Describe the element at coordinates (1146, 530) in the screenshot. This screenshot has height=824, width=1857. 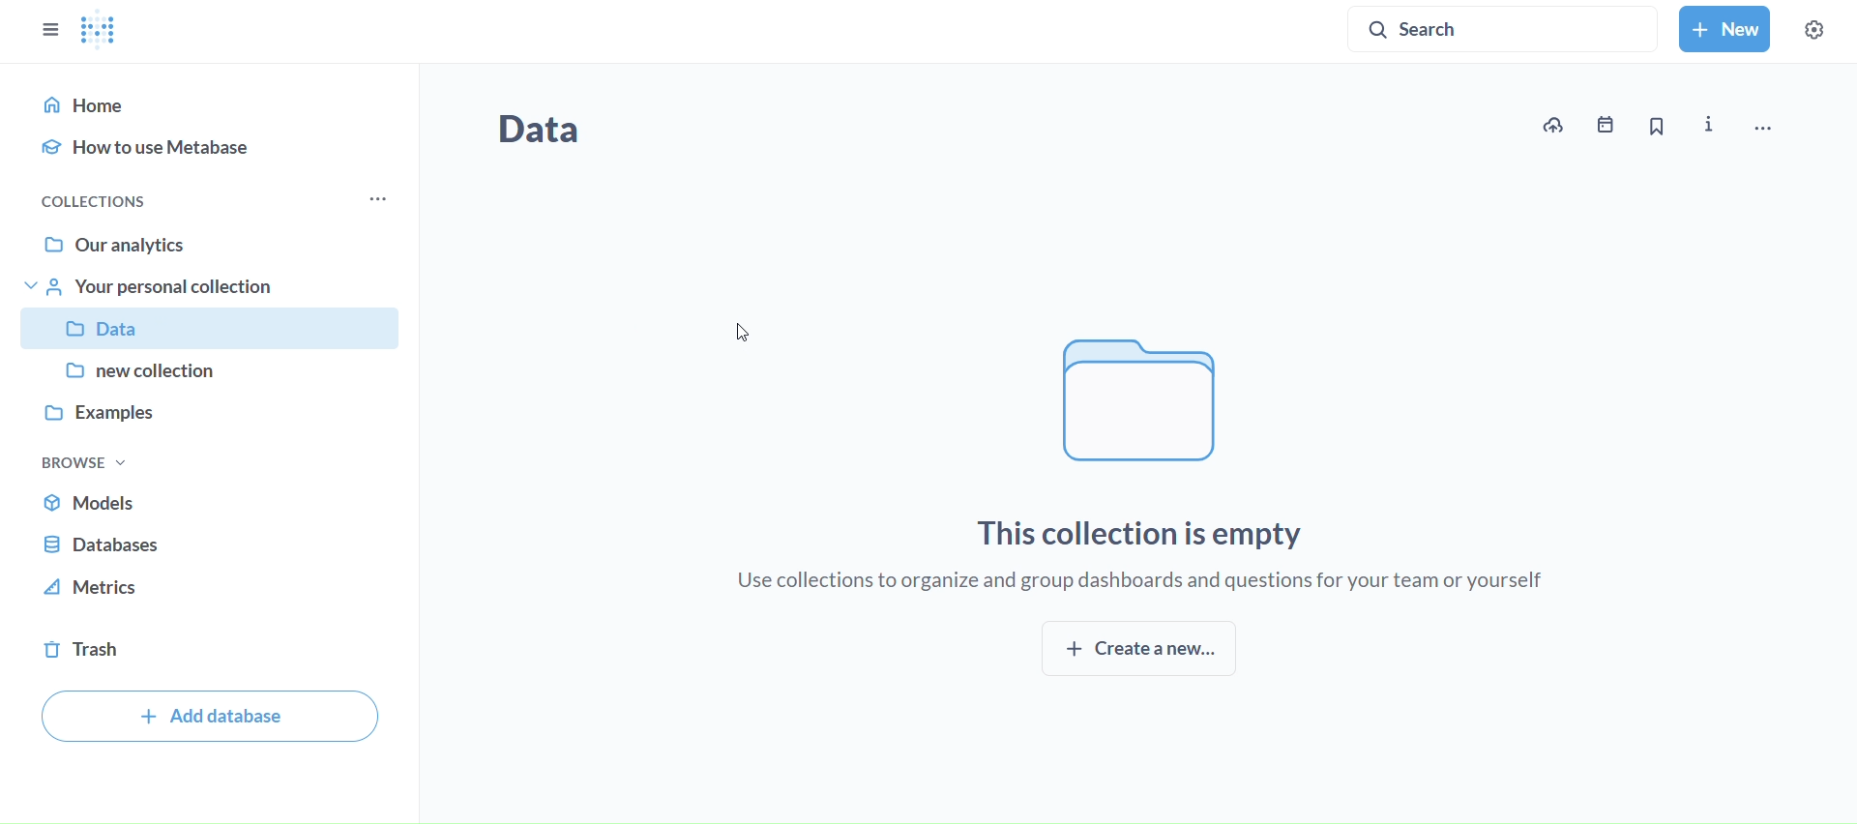
I see `this collection is empty` at that location.